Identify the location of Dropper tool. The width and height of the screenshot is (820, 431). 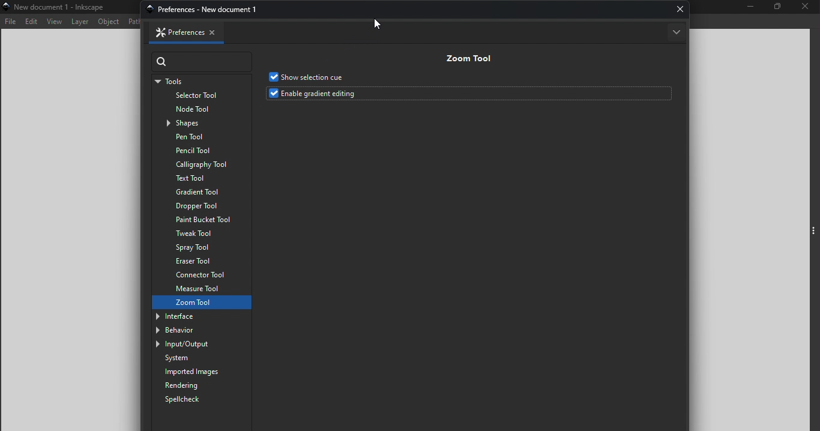
(202, 205).